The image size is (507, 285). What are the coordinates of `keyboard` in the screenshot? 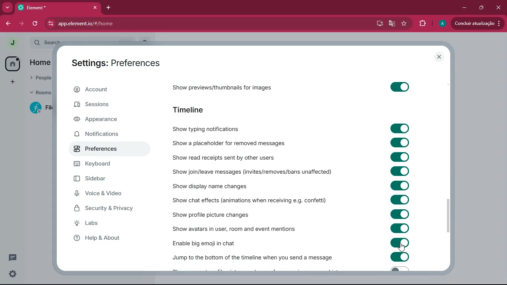 It's located at (103, 165).